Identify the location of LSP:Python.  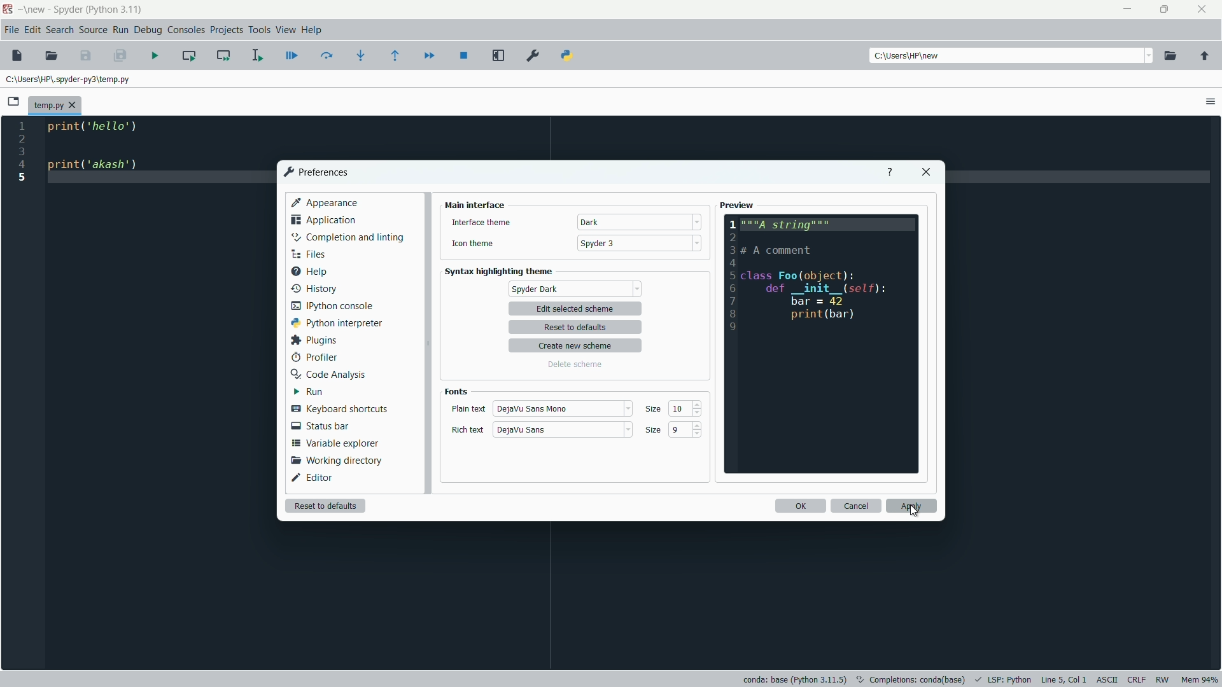
(1010, 679).